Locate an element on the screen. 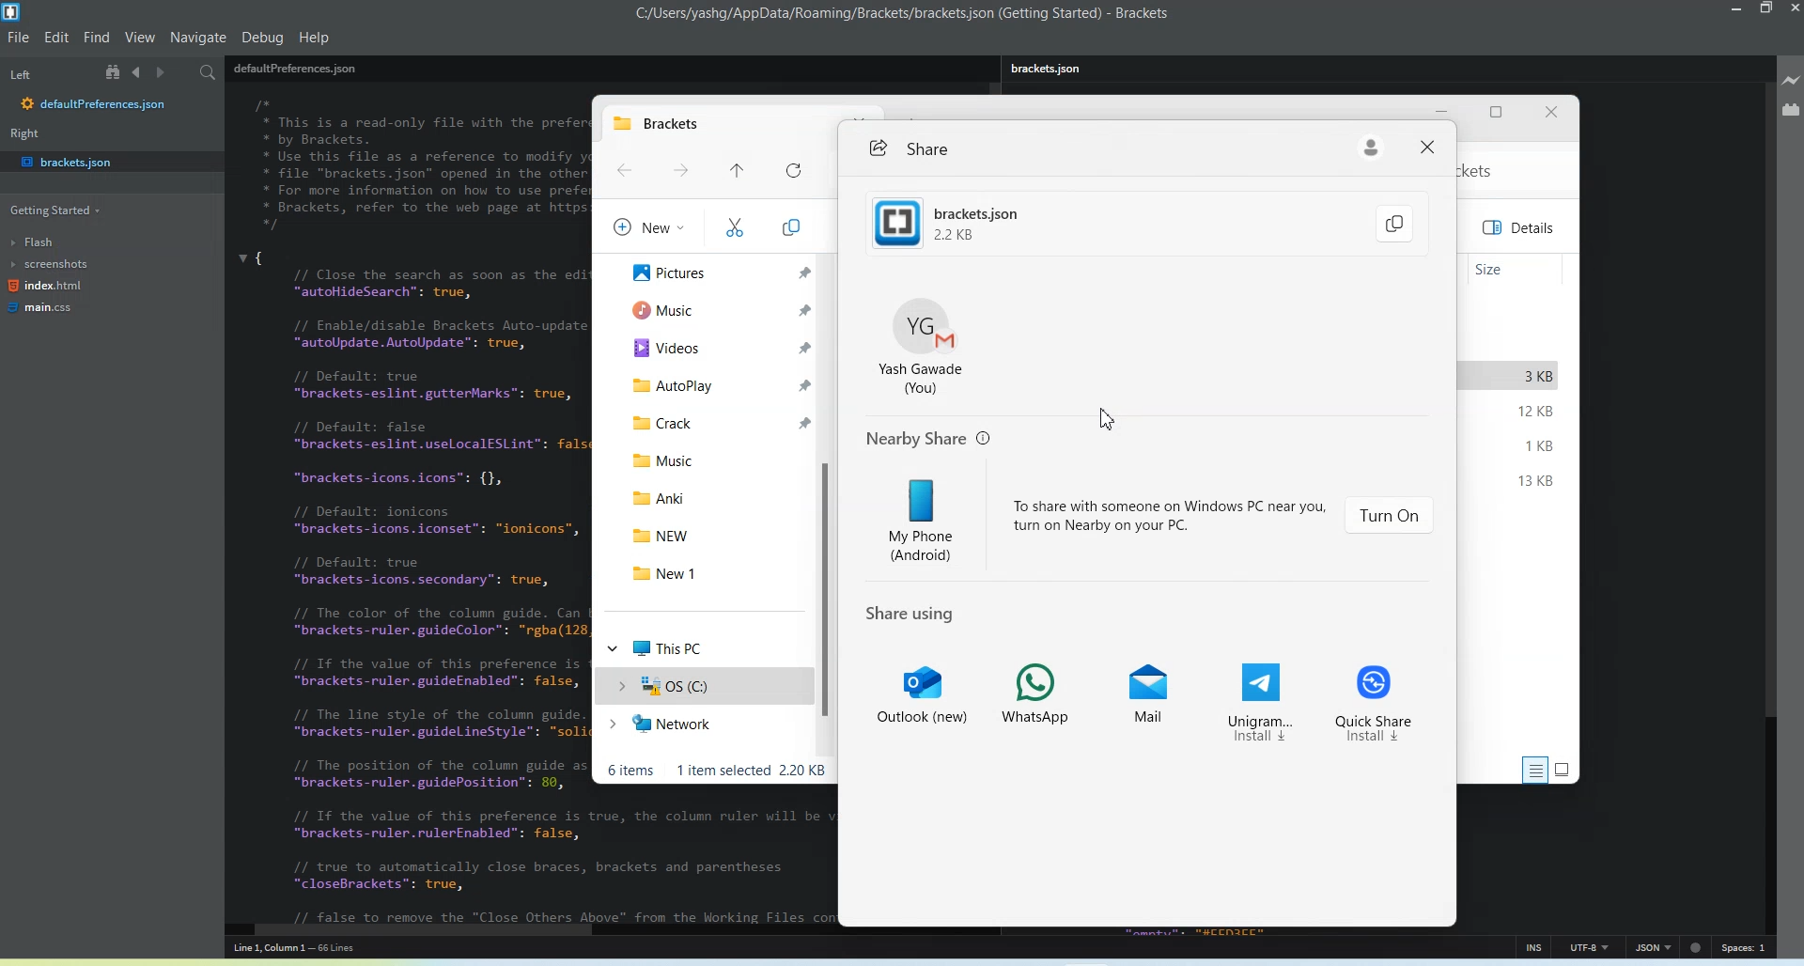 This screenshot has height=966, width=1804. defaultpreferences.json is located at coordinates (95, 105).